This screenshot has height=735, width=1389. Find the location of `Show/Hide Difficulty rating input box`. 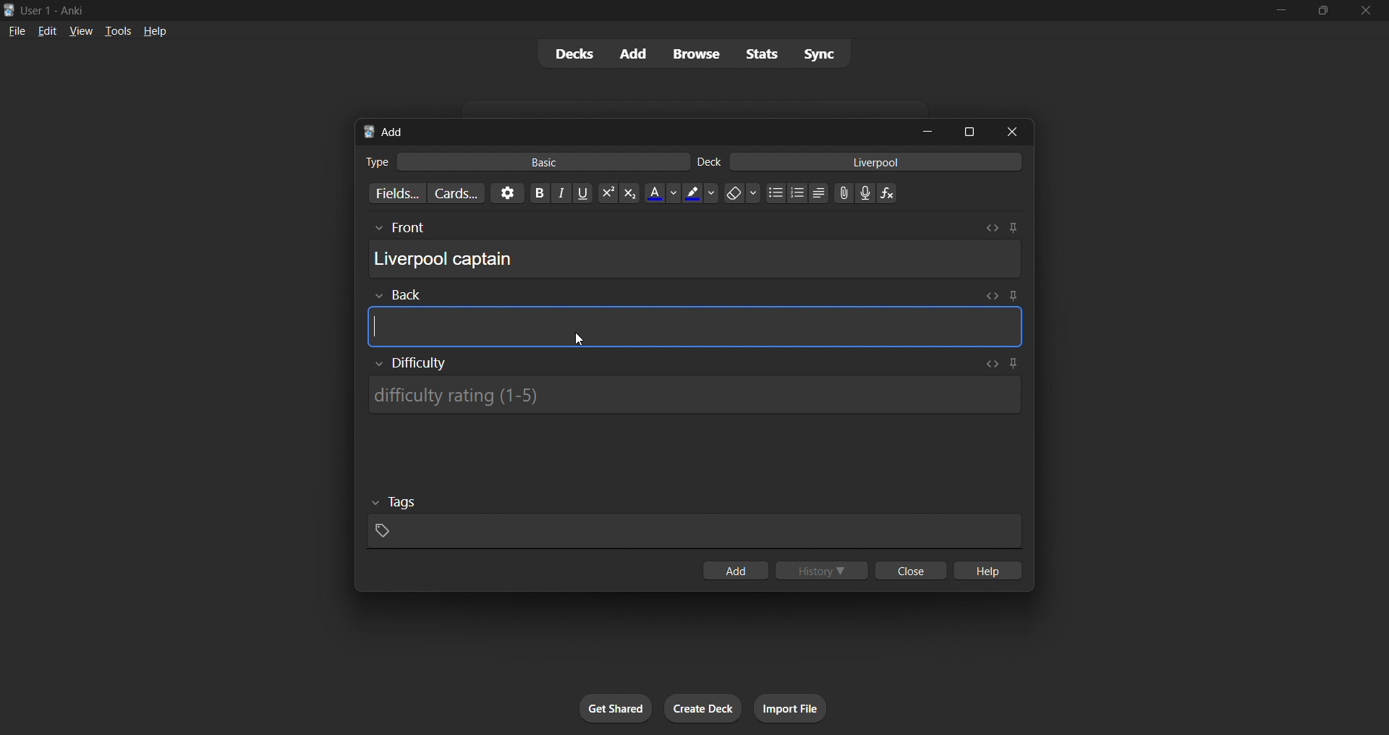

Show/Hide Difficulty rating input box is located at coordinates (411, 363).